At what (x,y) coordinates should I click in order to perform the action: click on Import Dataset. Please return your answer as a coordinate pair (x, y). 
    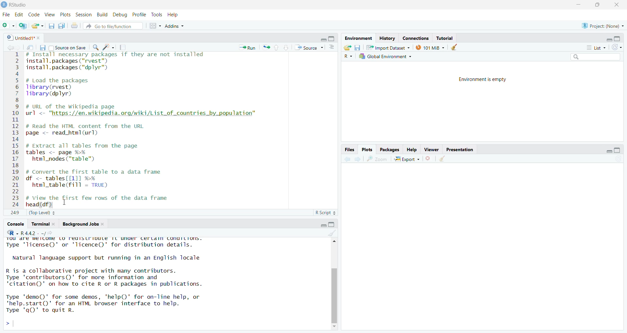
    Looking at the image, I should click on (388, 47).